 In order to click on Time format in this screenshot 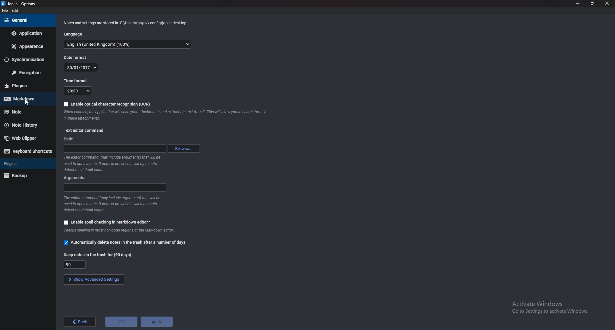, I will do `click(76, 81)`.